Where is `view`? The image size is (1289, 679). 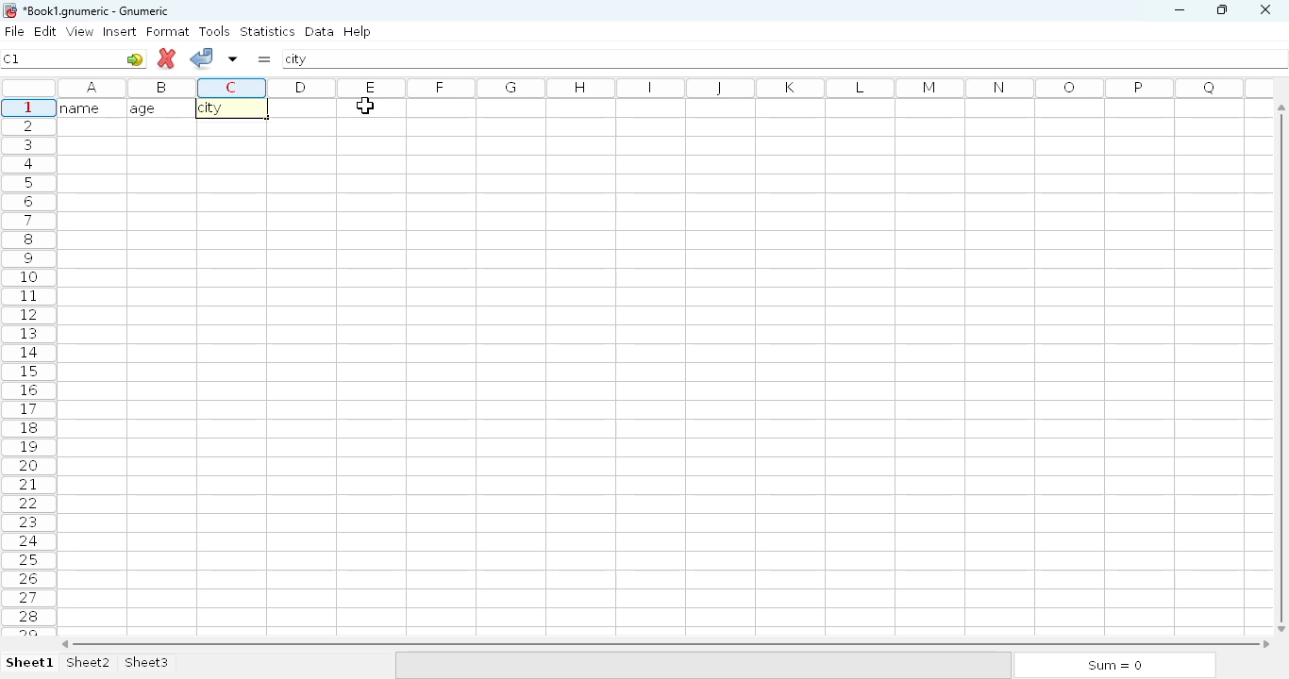
view is located at coordinates (80, 31).